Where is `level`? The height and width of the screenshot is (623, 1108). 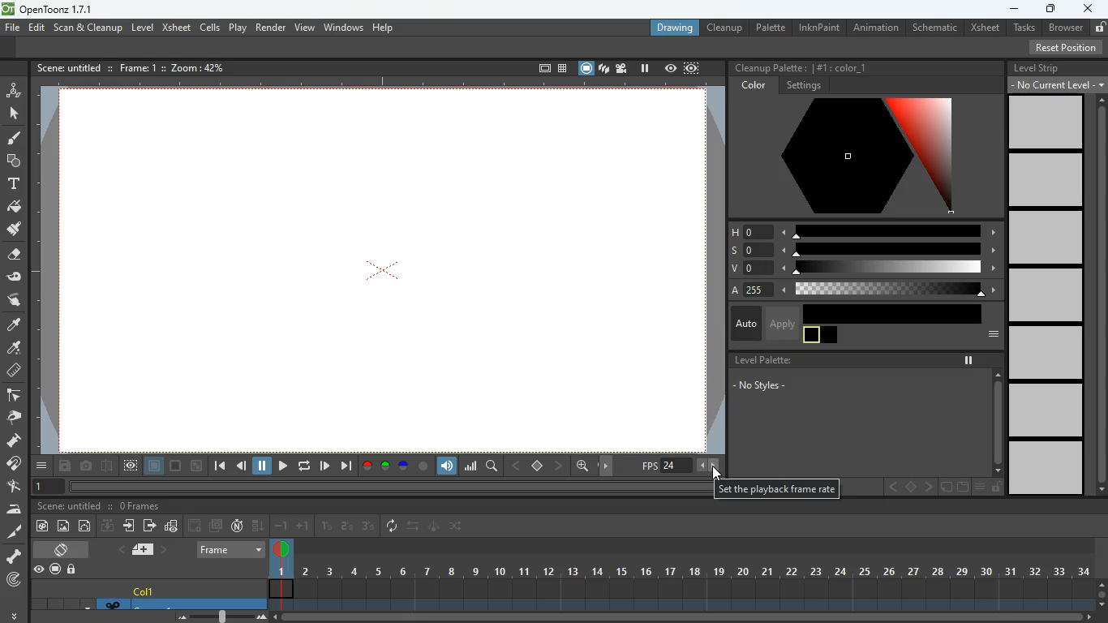
level is located at coordinates (1046, 468).